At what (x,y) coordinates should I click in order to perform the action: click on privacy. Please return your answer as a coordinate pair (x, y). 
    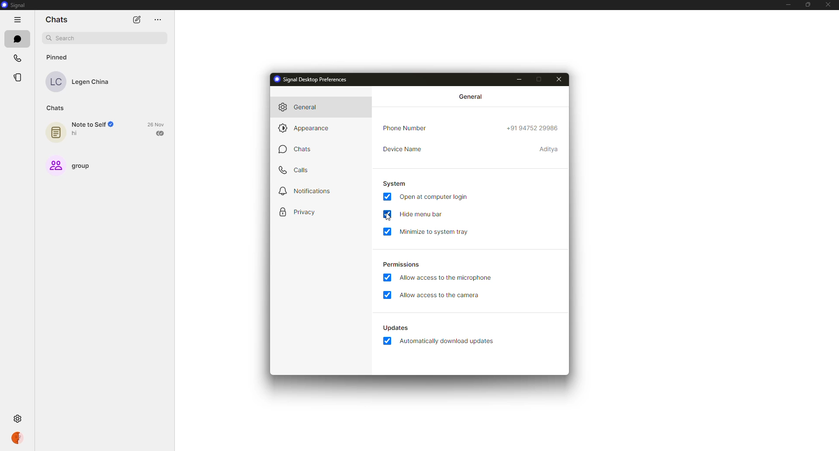
    Looking at the image, I should click on (299, 213).